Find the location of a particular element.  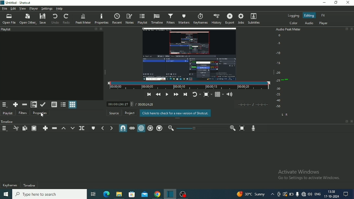

Peak Meter is located at coordinates (83, 18).